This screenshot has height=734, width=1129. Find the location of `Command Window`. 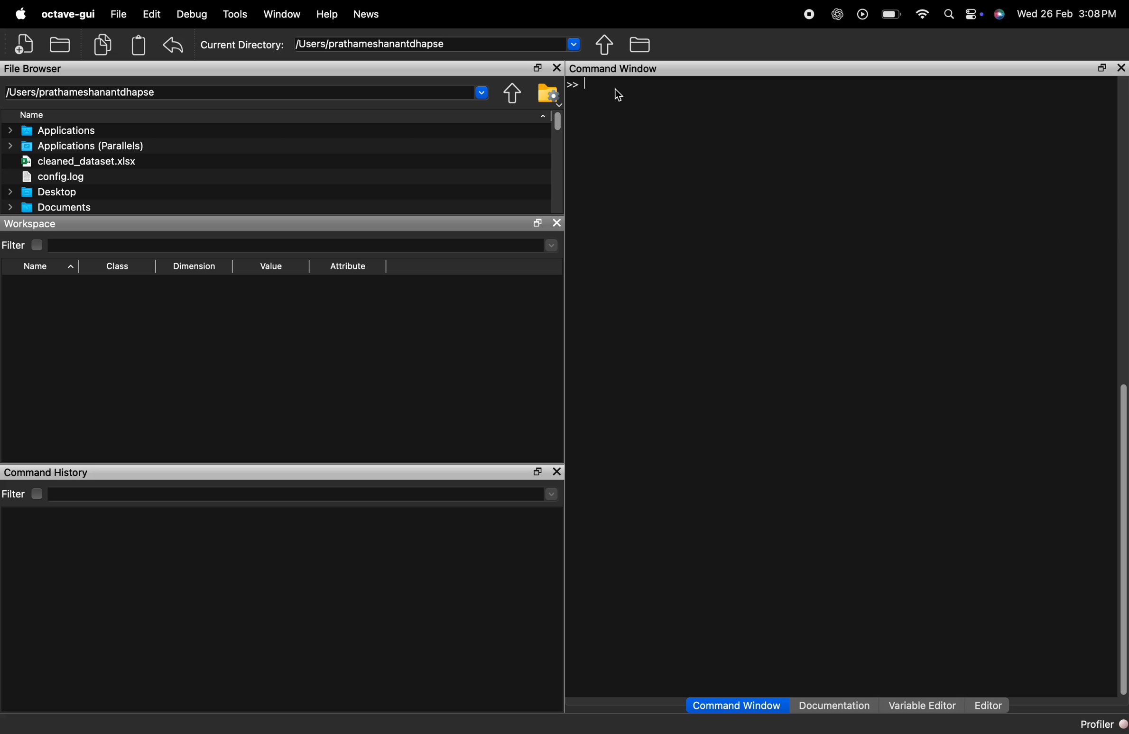

Command Window is located at coordinates (735, 706).